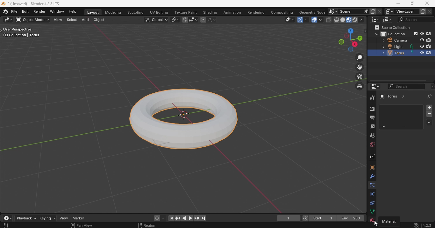 The width and height of the screenshot is (435, 228). What do you see at coordinates (415, 225) in the screenshot?
I see `System update` at bounding box center [415, 225].